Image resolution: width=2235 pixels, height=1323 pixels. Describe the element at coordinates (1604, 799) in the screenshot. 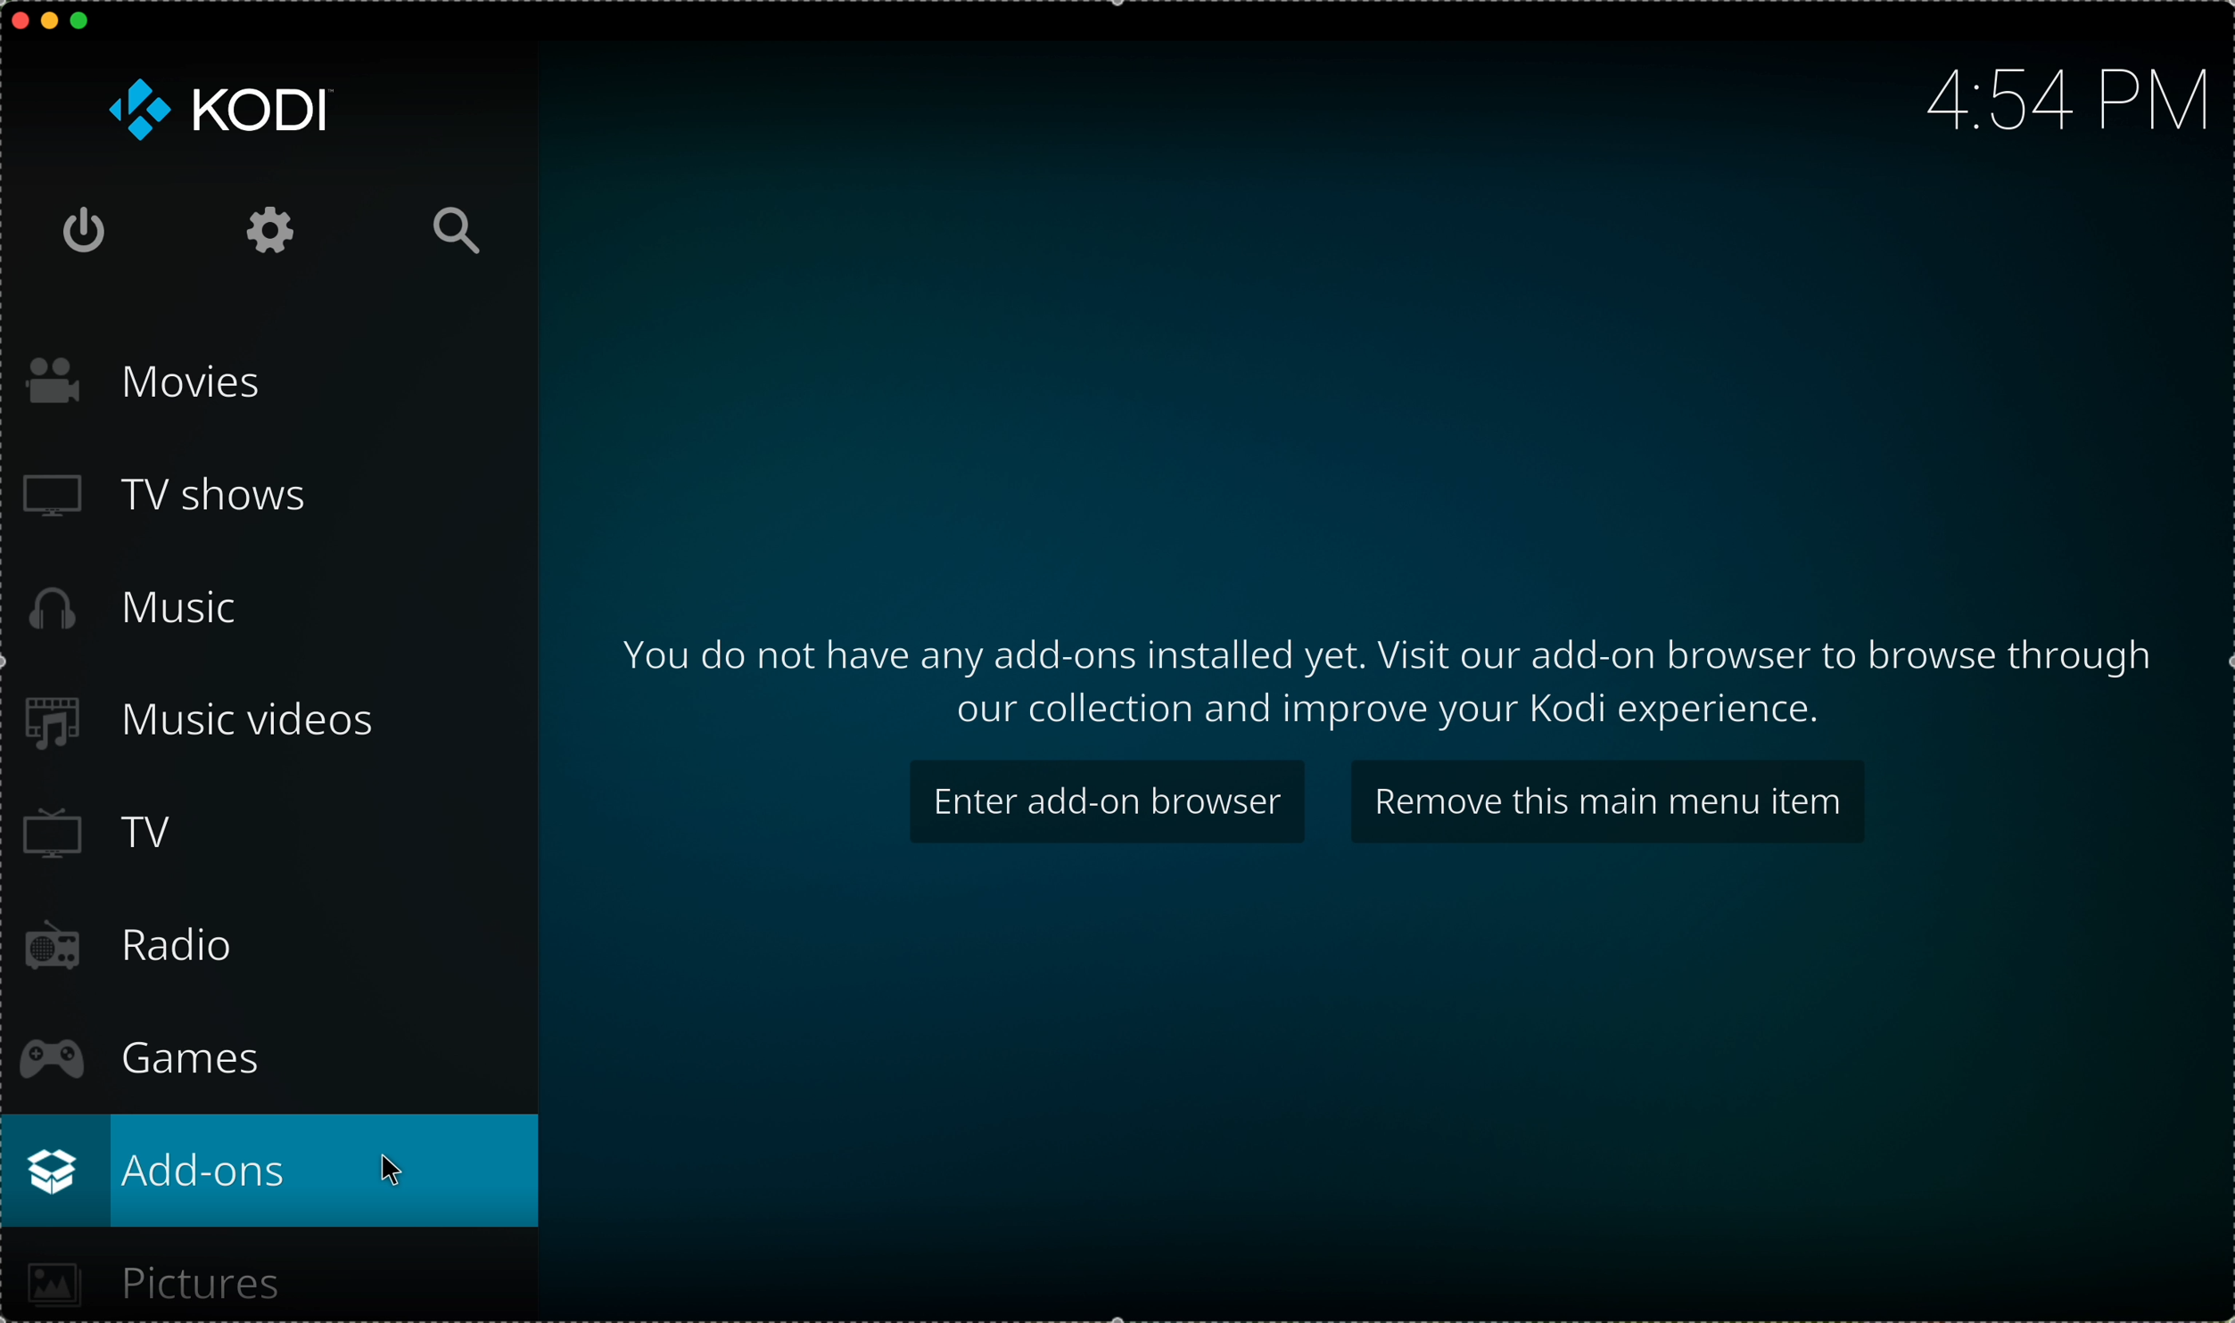

I see `remove this main menu item` at that location.